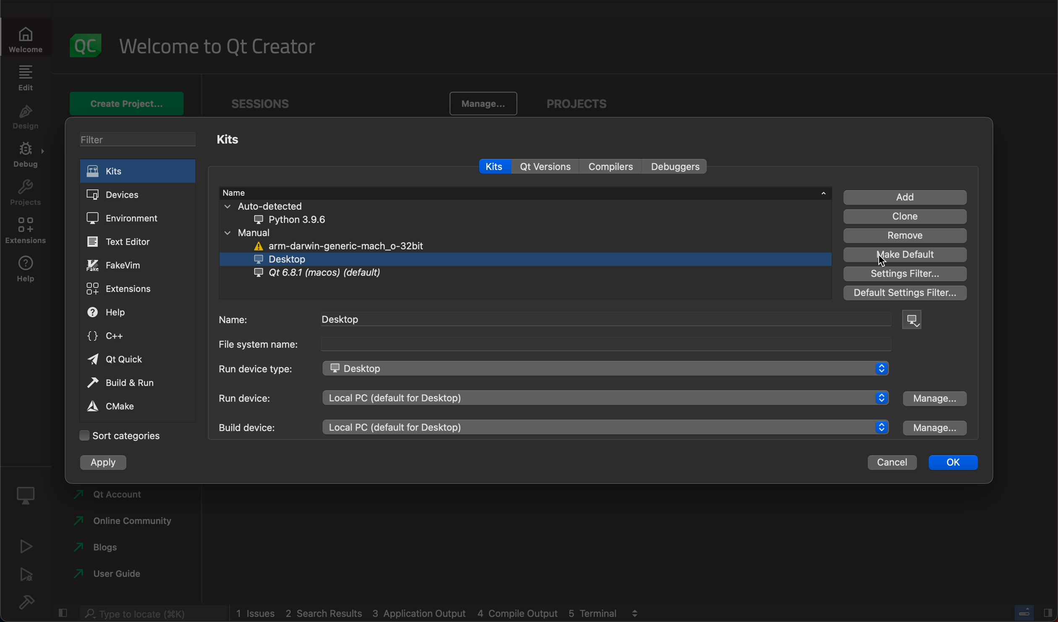  I want to click on run, so click(28, 545).